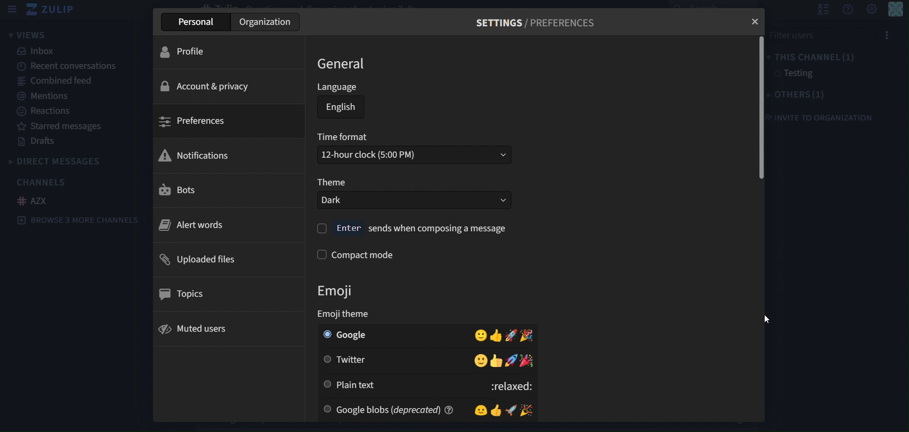 This screenshot has height=432, width=909. I want to click on :relaxed:, so click(511, 385).